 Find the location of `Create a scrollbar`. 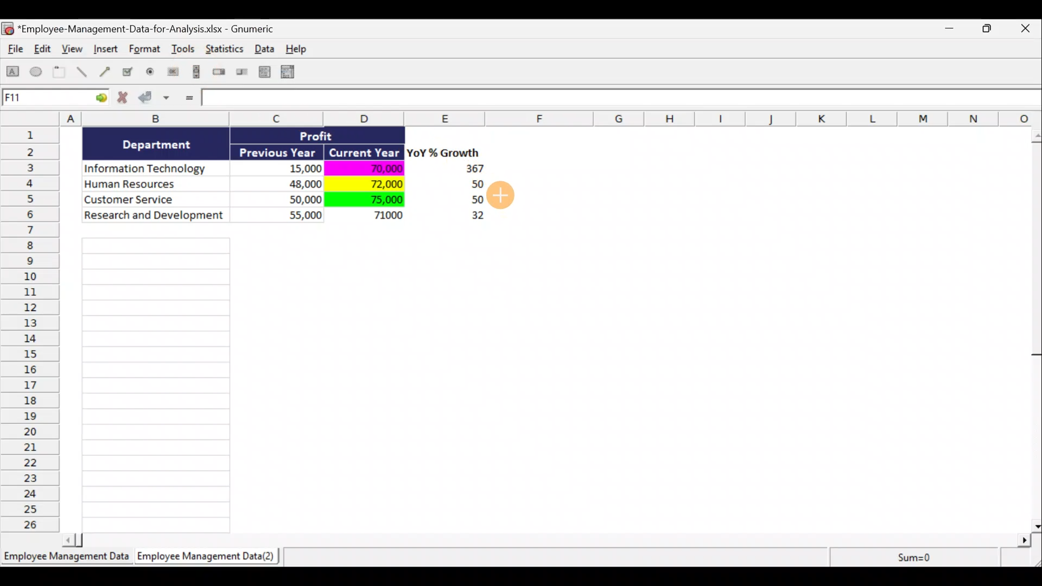

Create a scrollbar is located at coordinates (195, 74).